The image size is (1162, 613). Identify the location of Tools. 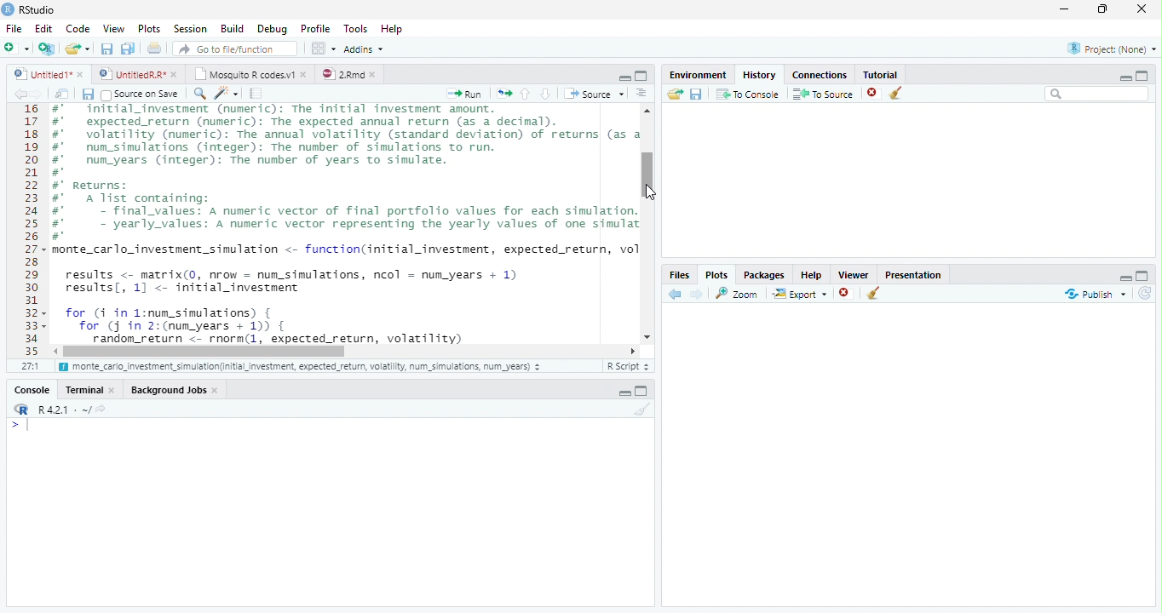
(354, 29).